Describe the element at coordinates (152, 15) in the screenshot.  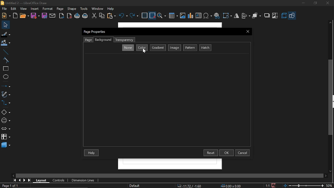
I see `Snap to grid` at that location.